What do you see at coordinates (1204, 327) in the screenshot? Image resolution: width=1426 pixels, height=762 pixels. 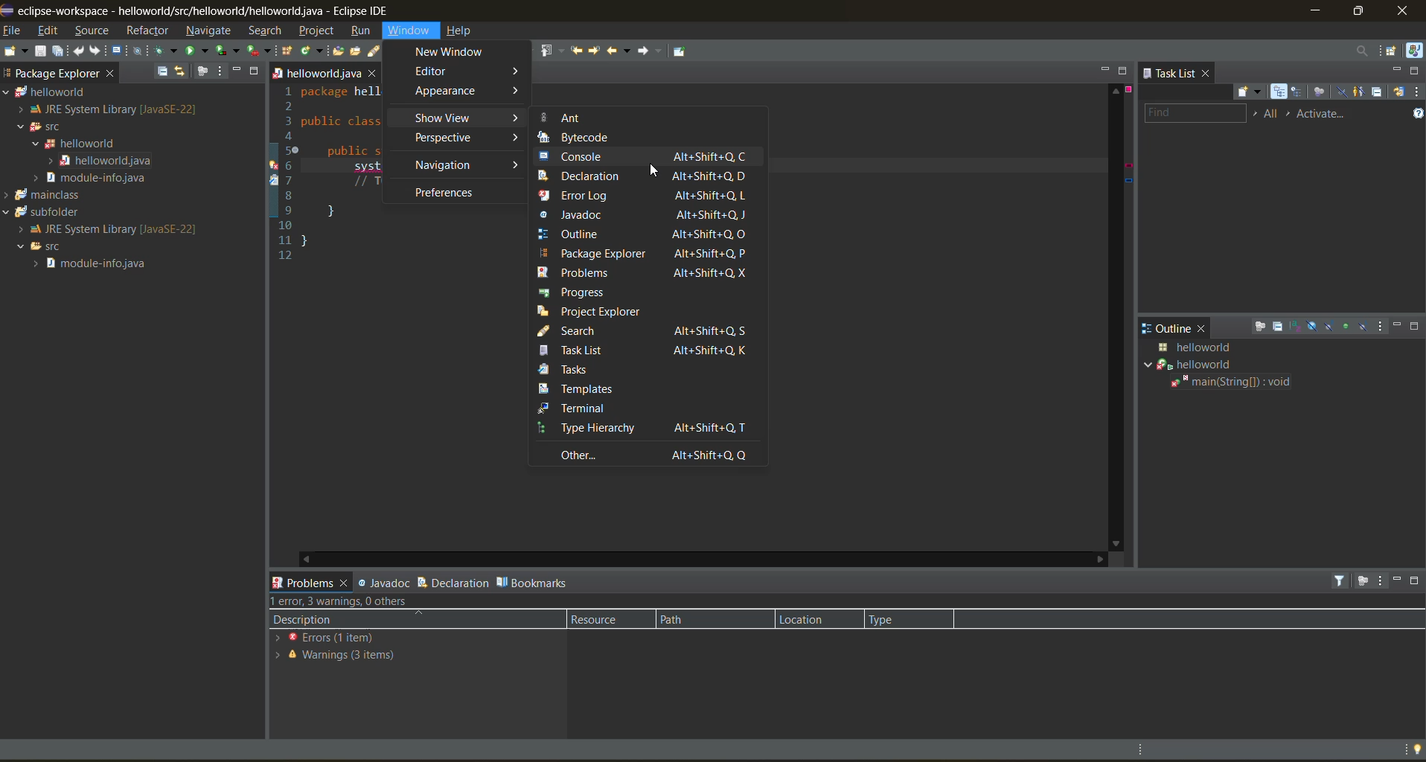 I see `close` at bounding box center [1204, 327].